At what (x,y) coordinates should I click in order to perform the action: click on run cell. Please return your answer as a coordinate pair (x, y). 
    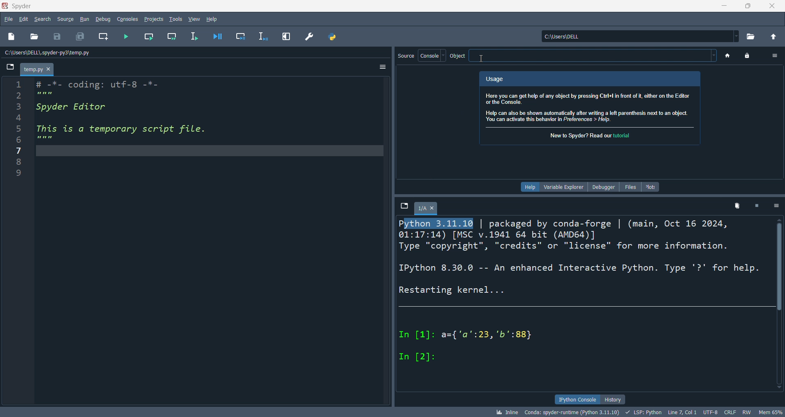
    Looking at the image, I should click on (149, 36).